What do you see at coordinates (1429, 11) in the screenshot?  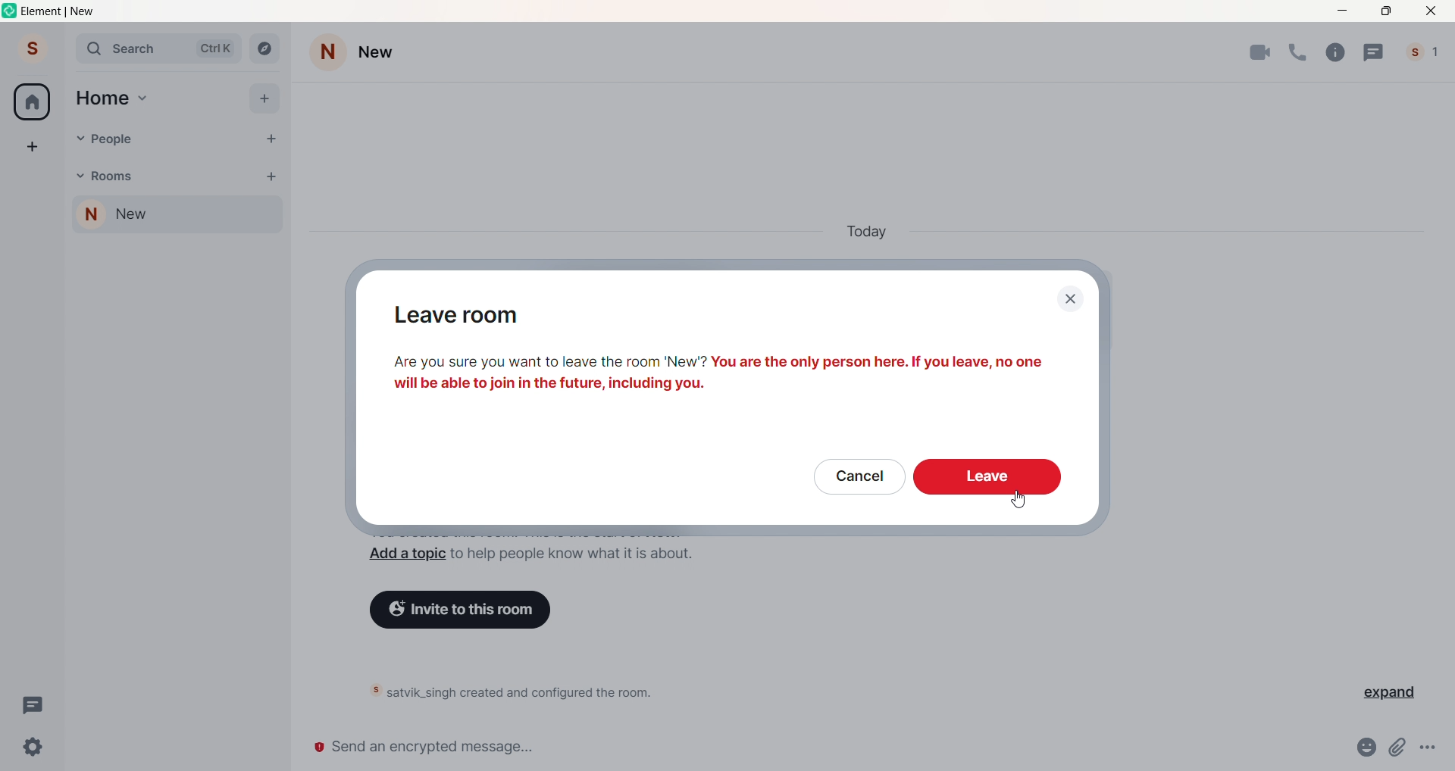 I see `Close` at bounding box center [1429, 11].